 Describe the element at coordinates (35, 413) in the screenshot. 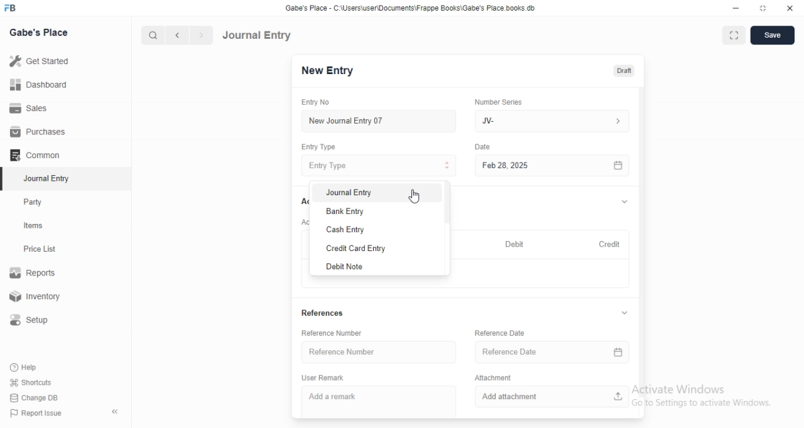

I see `‘Report Issue` at that location.